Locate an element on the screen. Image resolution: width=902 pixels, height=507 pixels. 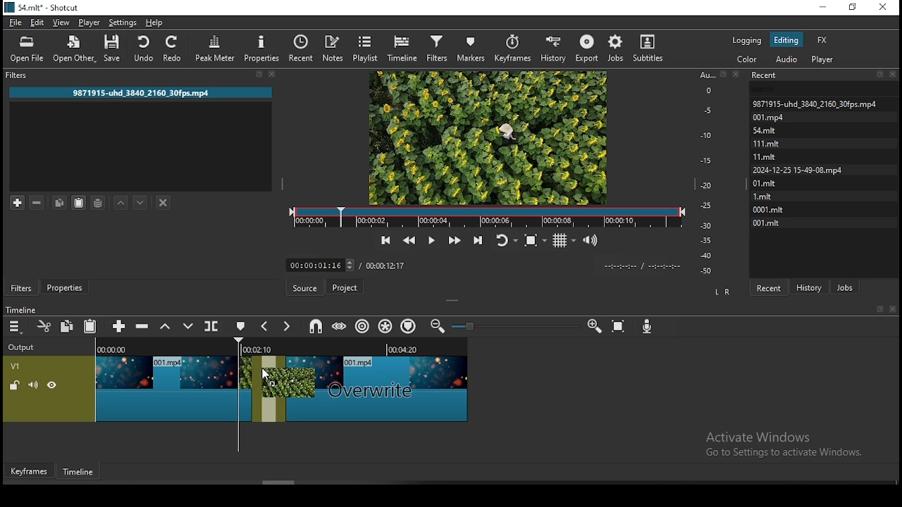
(un)locked is located at coordinates (16, 385).